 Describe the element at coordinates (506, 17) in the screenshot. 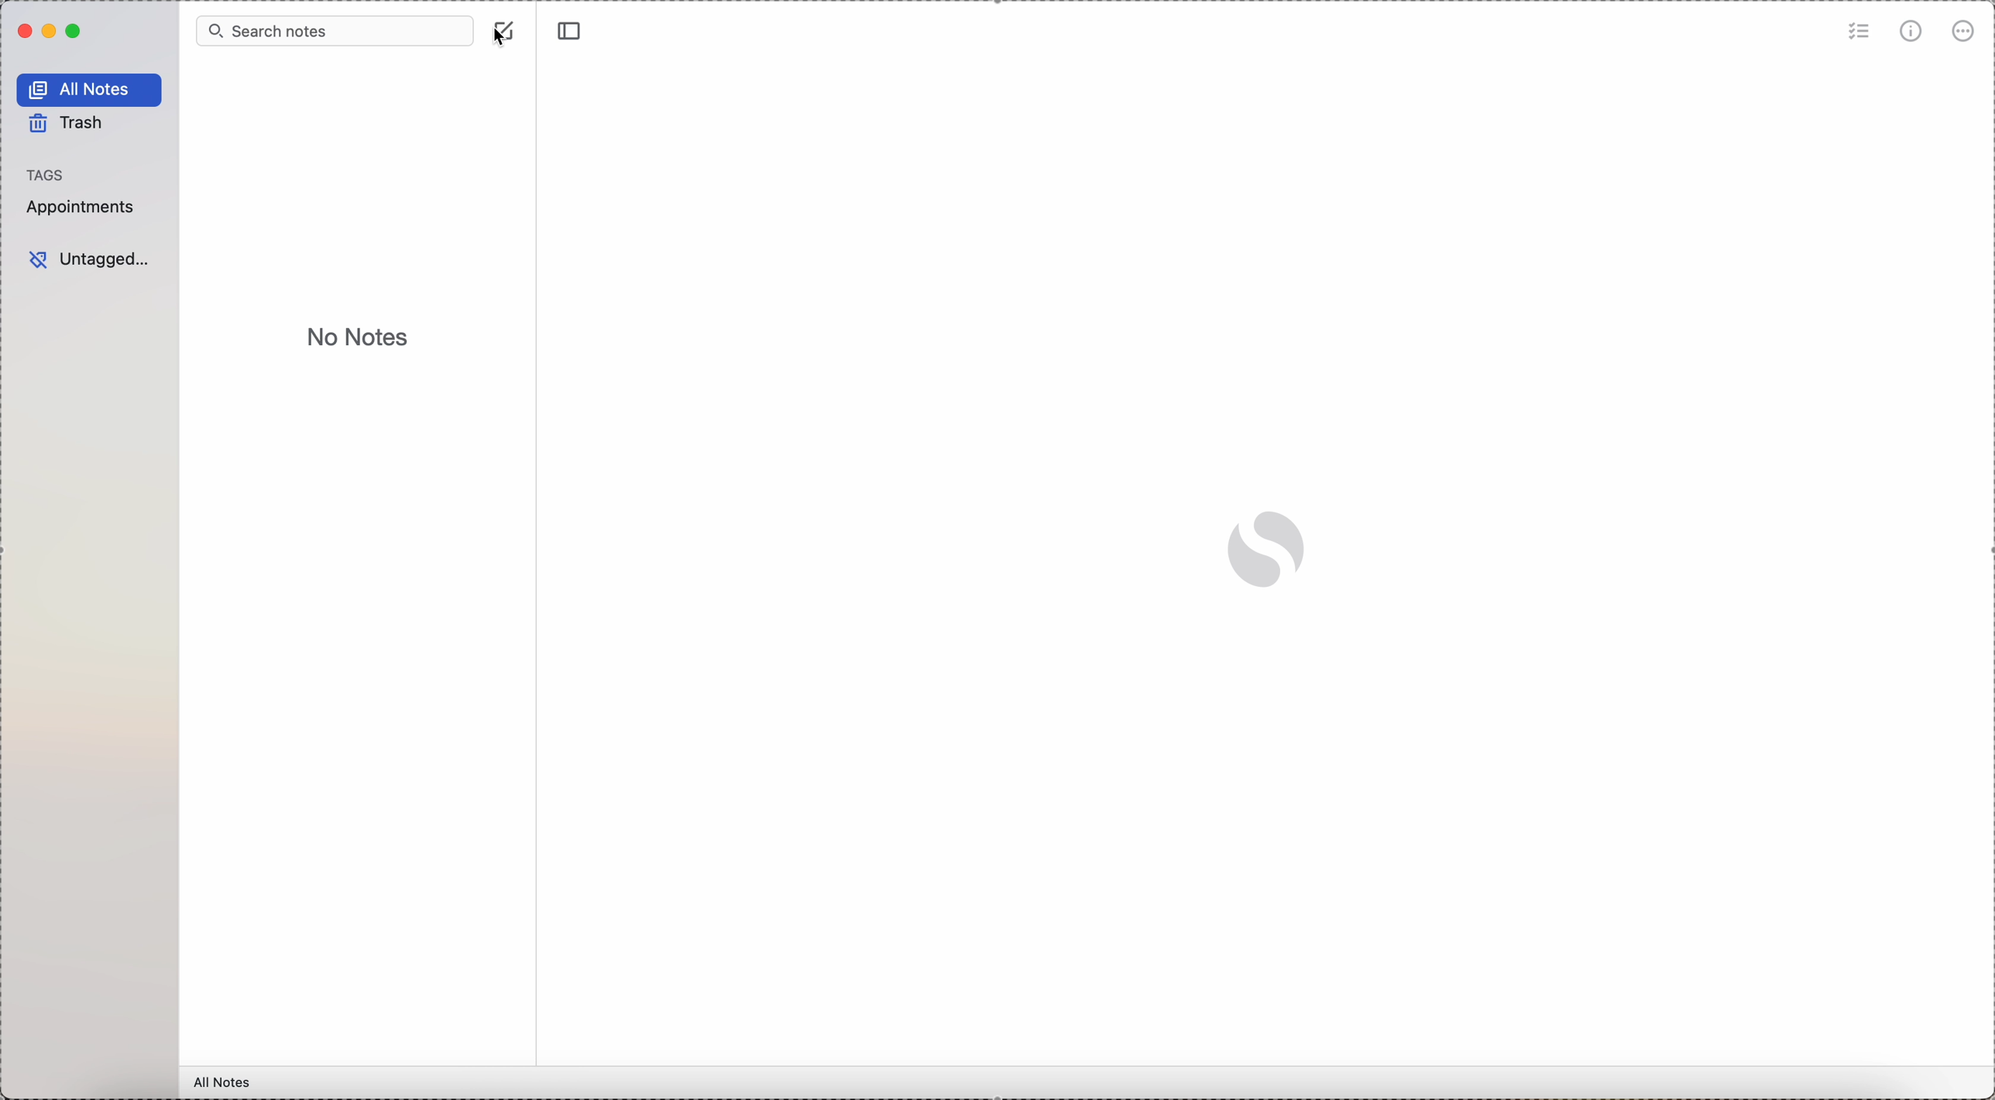

I see `create note` at that location.